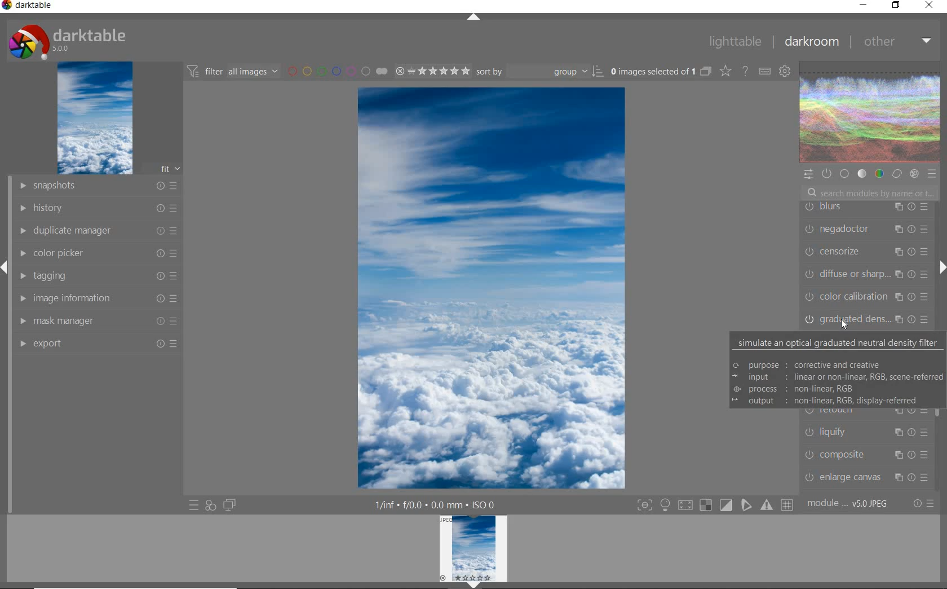 The height and width of the screenshot is (589, 947). What do you see at coordinates (865, 252) in the screenshot?
I see `censorize` at bounding box center [865, 252].